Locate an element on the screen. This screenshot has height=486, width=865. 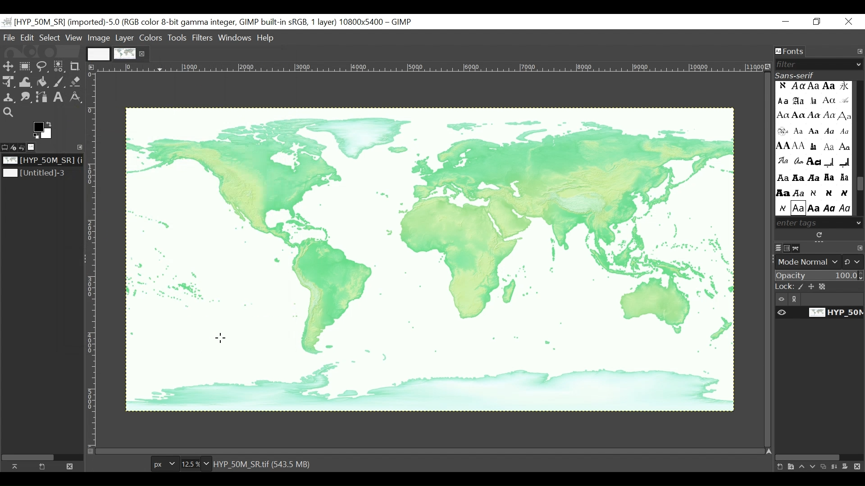
Pixels is located at coordinates (164, 464).